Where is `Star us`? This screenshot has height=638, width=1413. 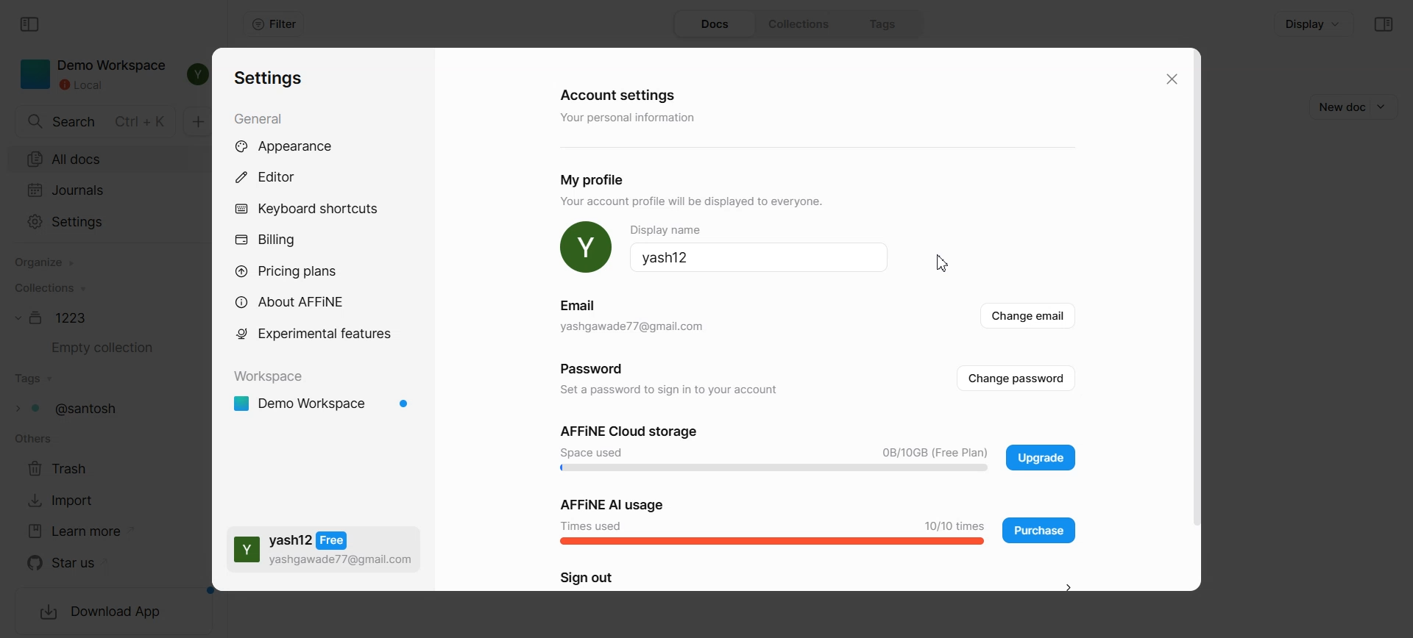 Star us is located at coordinates (82, 563).